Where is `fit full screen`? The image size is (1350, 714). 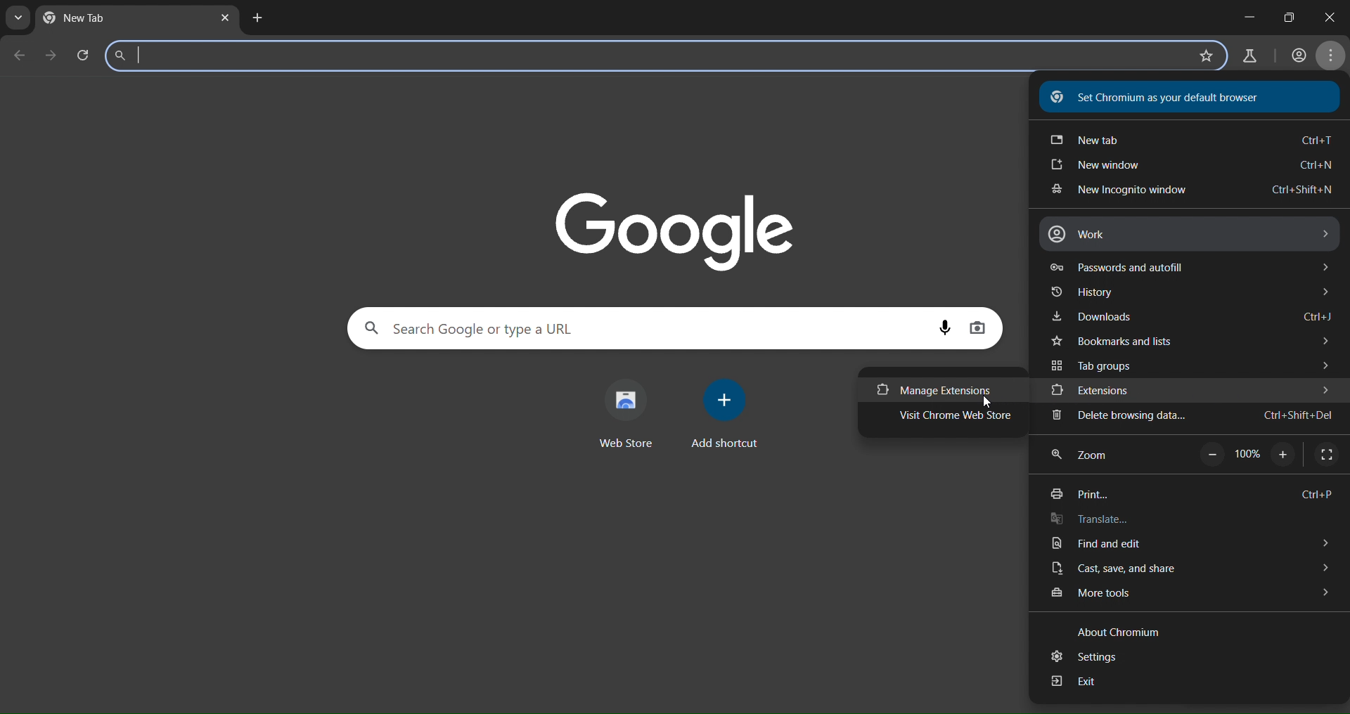 fit full screen is located at coordinates (1327, 455).